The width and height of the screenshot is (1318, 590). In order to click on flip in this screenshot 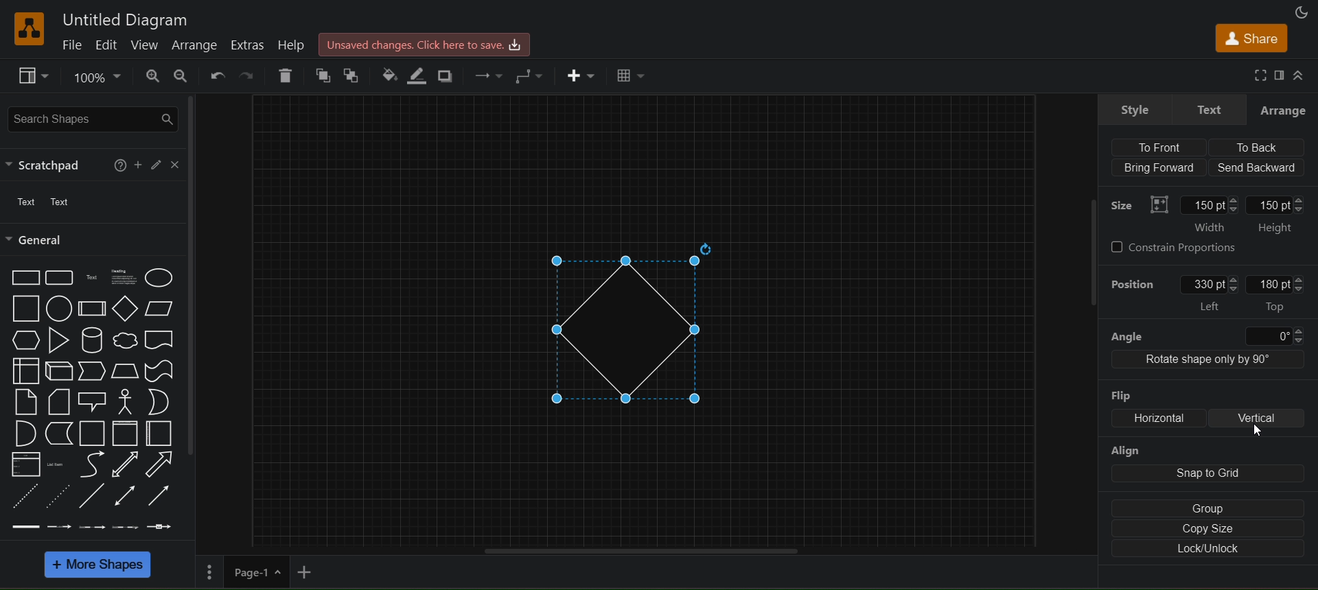, I will do `click(1123, 391)`.